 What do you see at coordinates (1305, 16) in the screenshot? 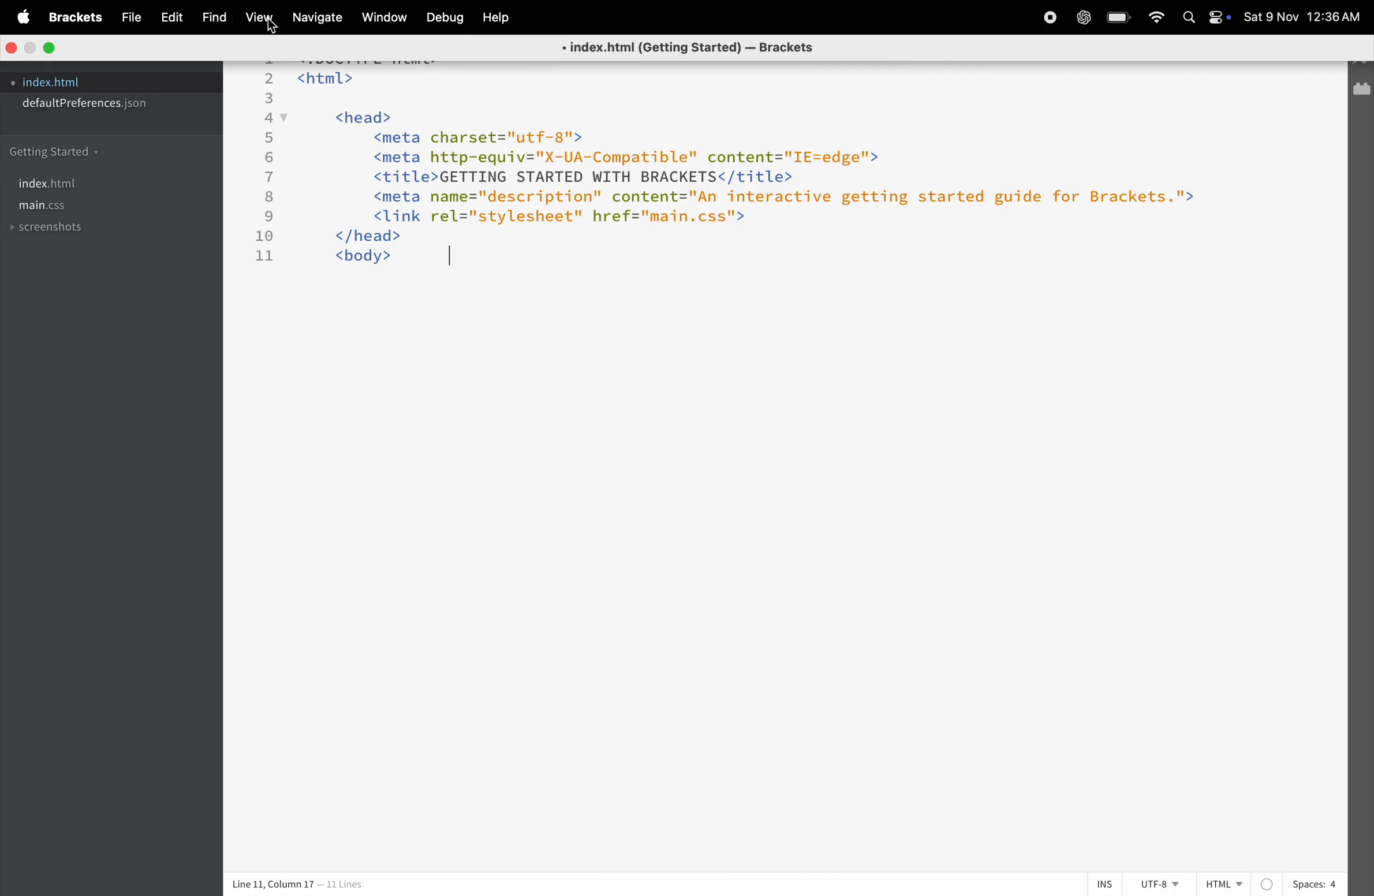
I see `time and date` at bounding box center [1305, 16].